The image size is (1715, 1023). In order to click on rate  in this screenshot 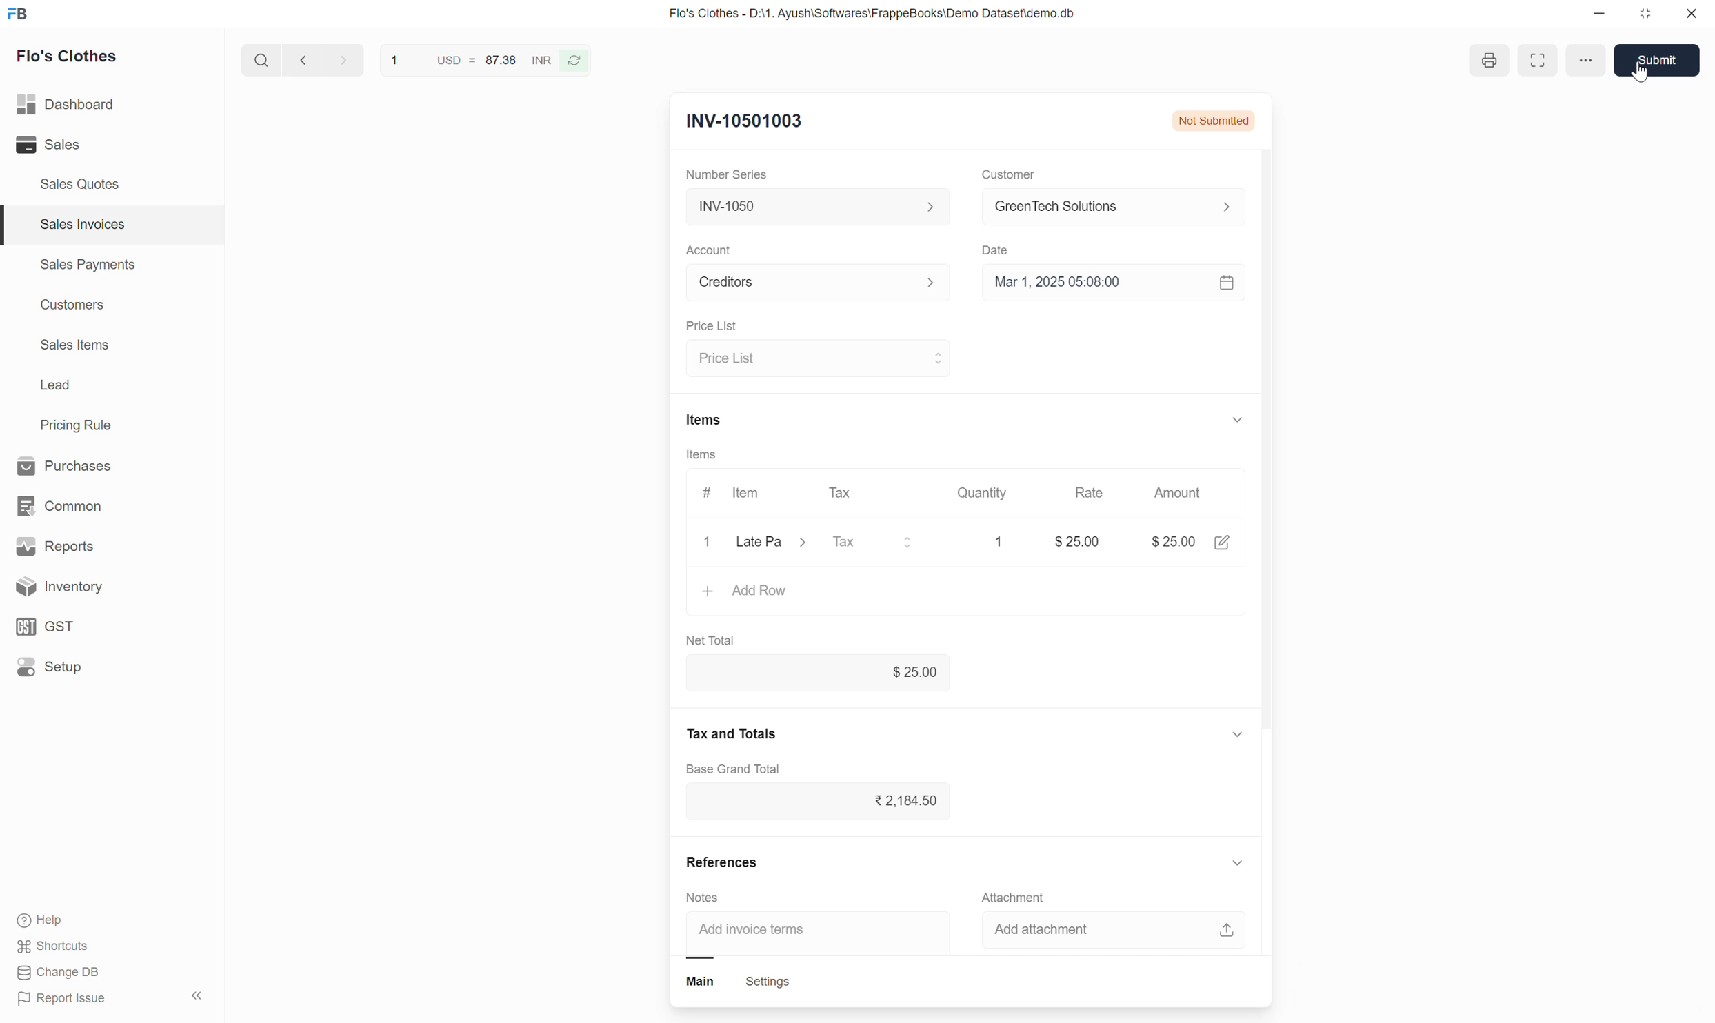, I will do `click(1076, 540)`.